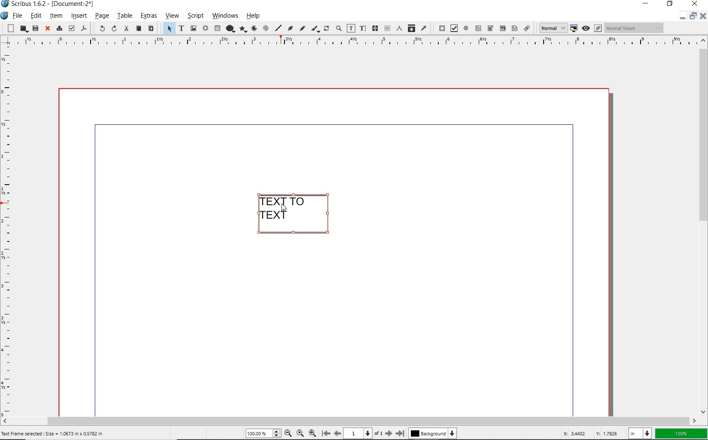 This screenshot has height=440, width=708. Describe the element at coordinates (466, 28) in the screenshot. I see `pdf radio button` at that location.